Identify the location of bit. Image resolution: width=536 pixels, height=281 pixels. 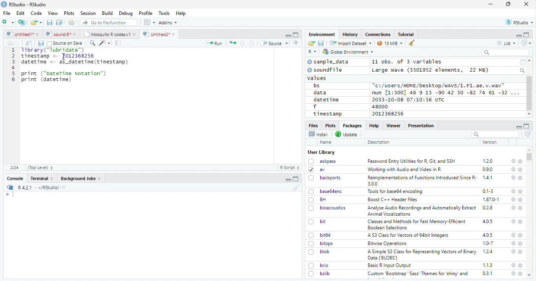
(317, 222).